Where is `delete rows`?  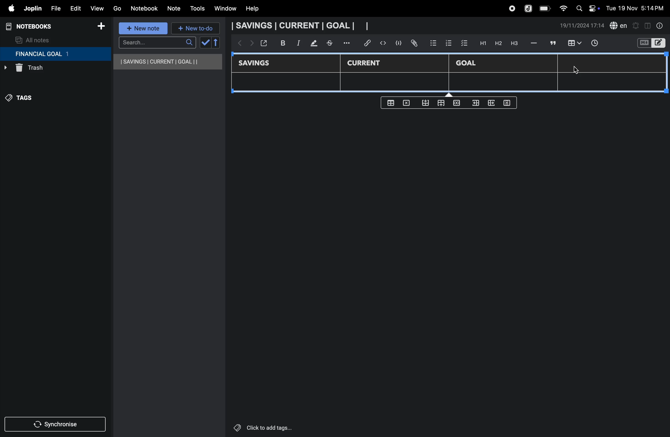
delete rows is located at coordinates (507, 102).